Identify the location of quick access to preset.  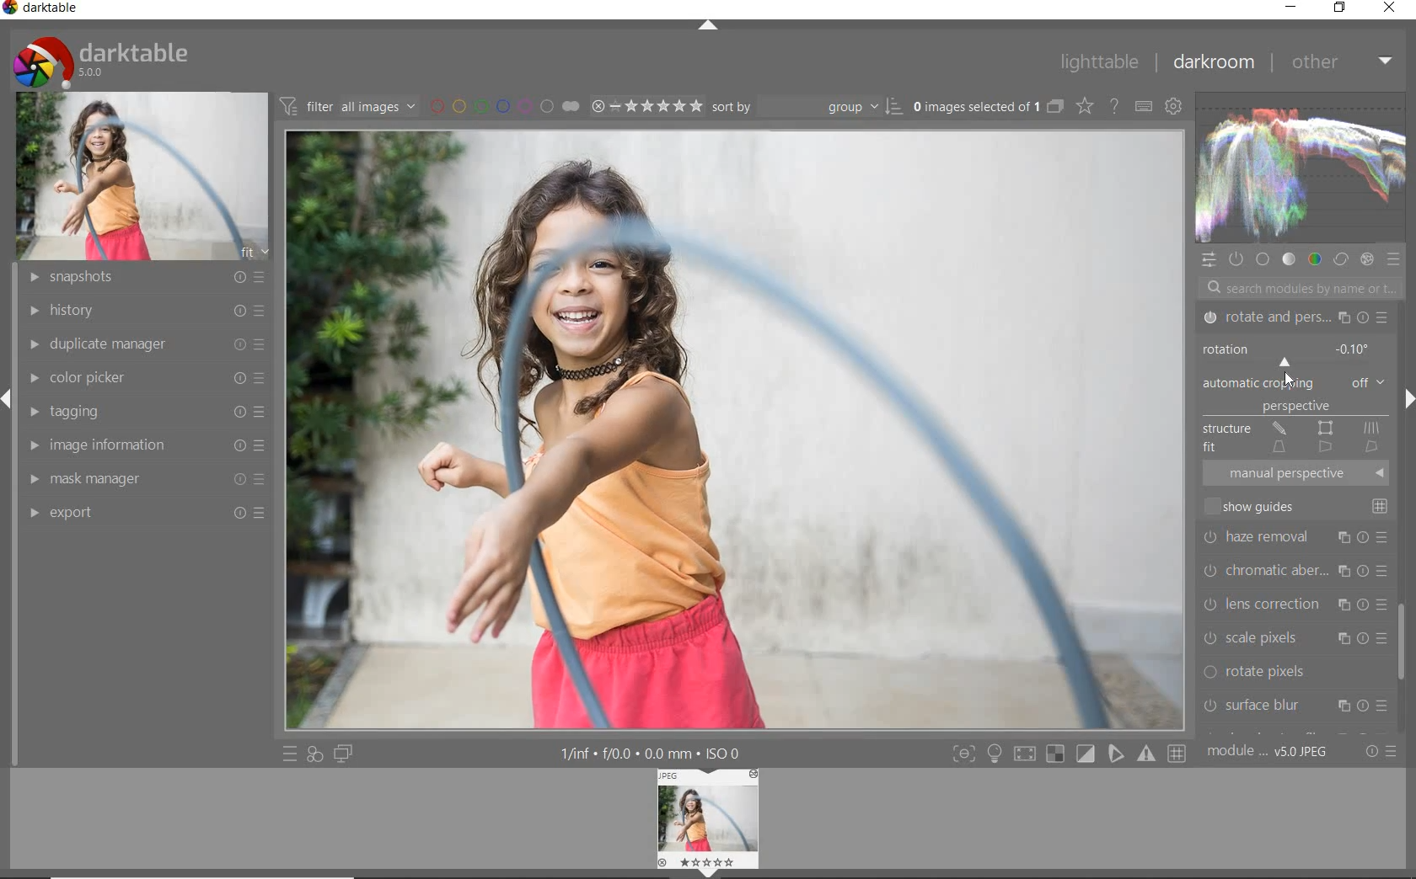
(291, 753).